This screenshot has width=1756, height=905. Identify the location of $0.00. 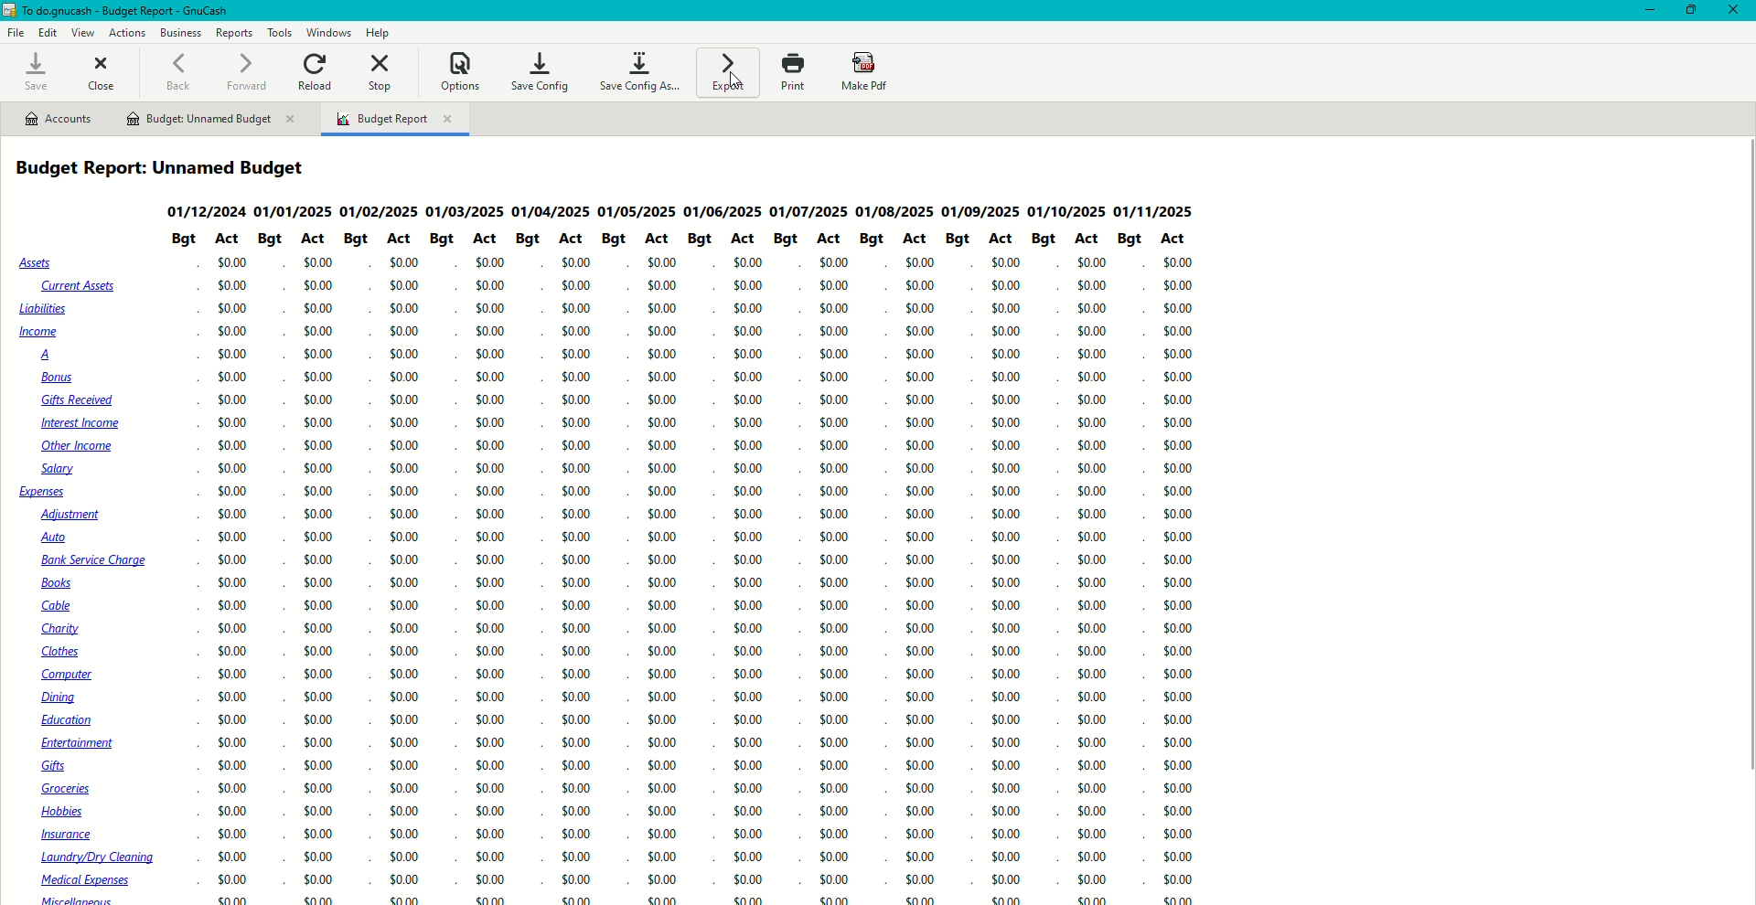
(749, 739).